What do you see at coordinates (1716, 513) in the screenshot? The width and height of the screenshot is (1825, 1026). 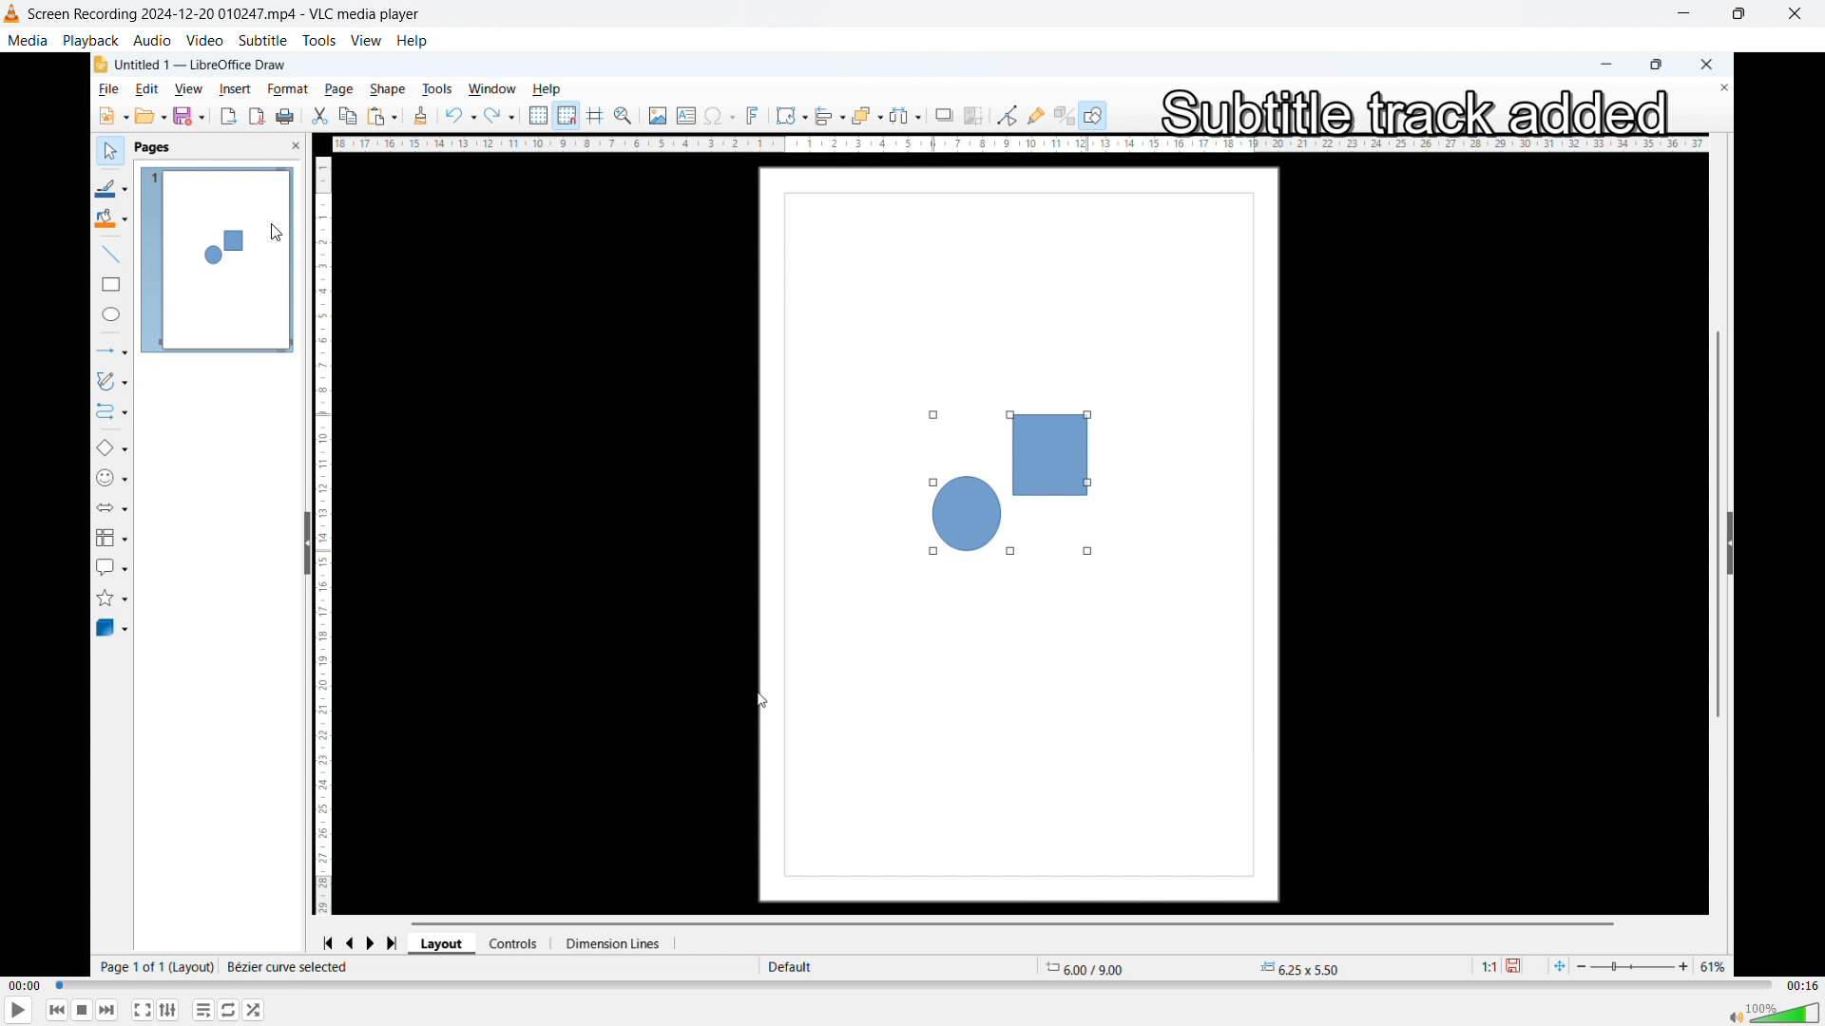 I see `vertical scroll bar` at bounding box center [1716, 513].